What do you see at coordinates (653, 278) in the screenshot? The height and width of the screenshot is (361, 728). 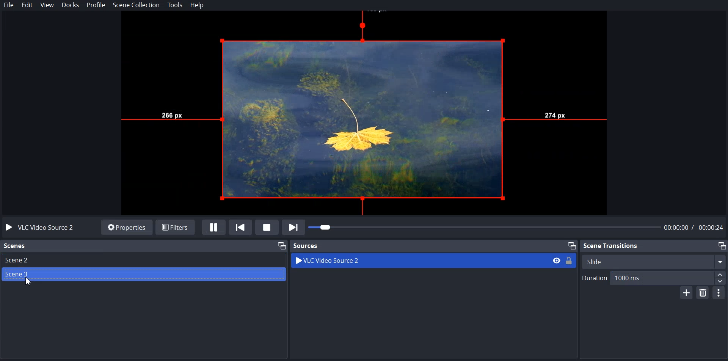 I see `Duration` at bounding box center [653, 278].